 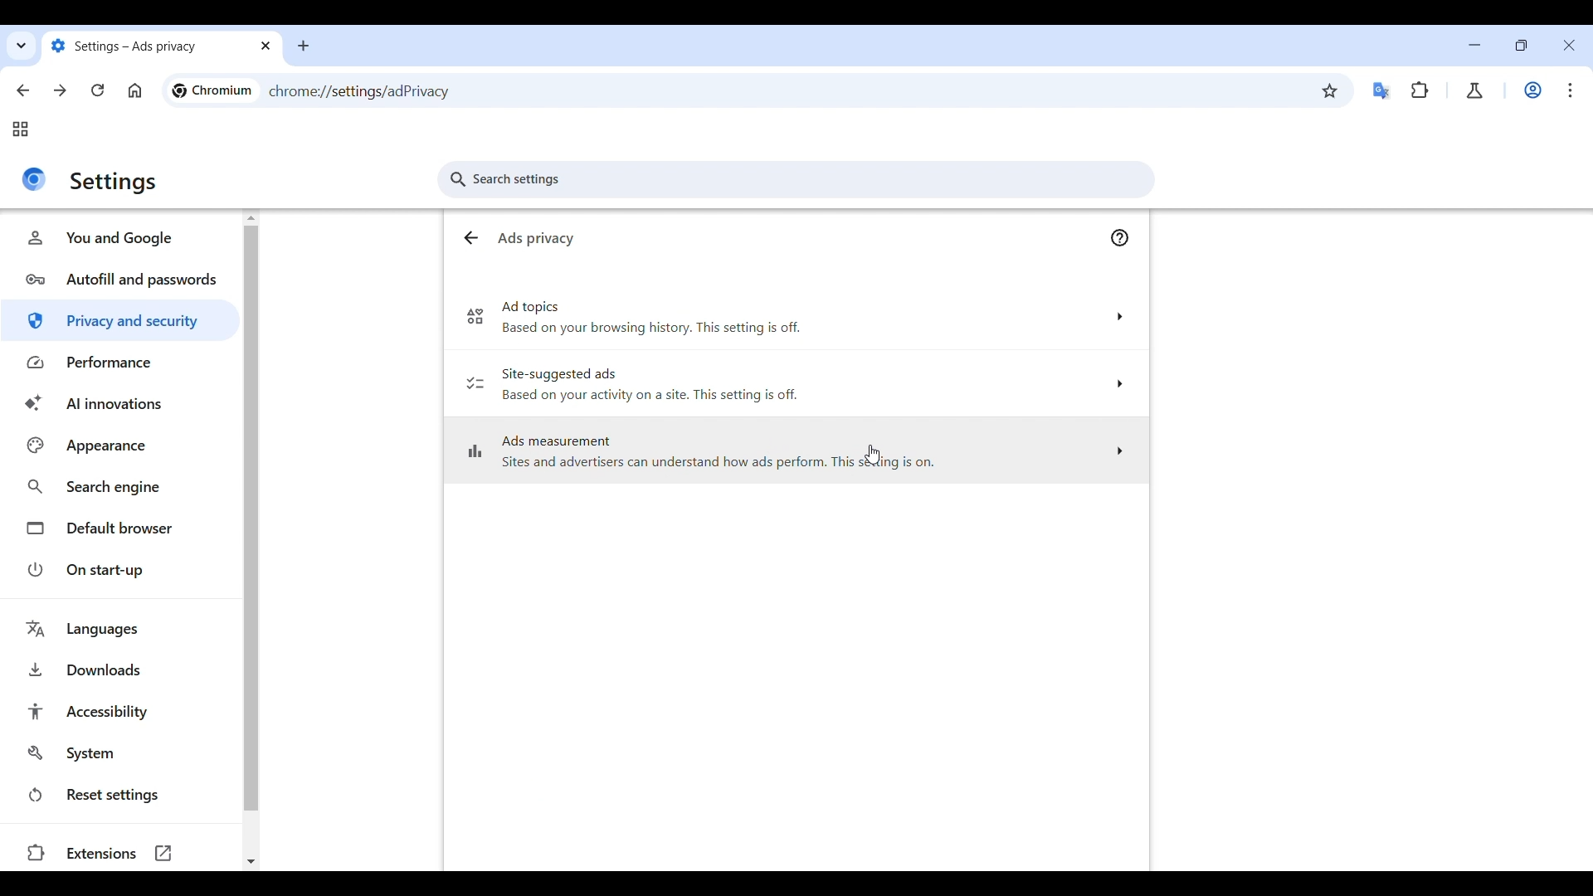 What do you see at coordinates (97, 90) in the screenshot?
I see `Reload page` at bounding box center [97, 90].